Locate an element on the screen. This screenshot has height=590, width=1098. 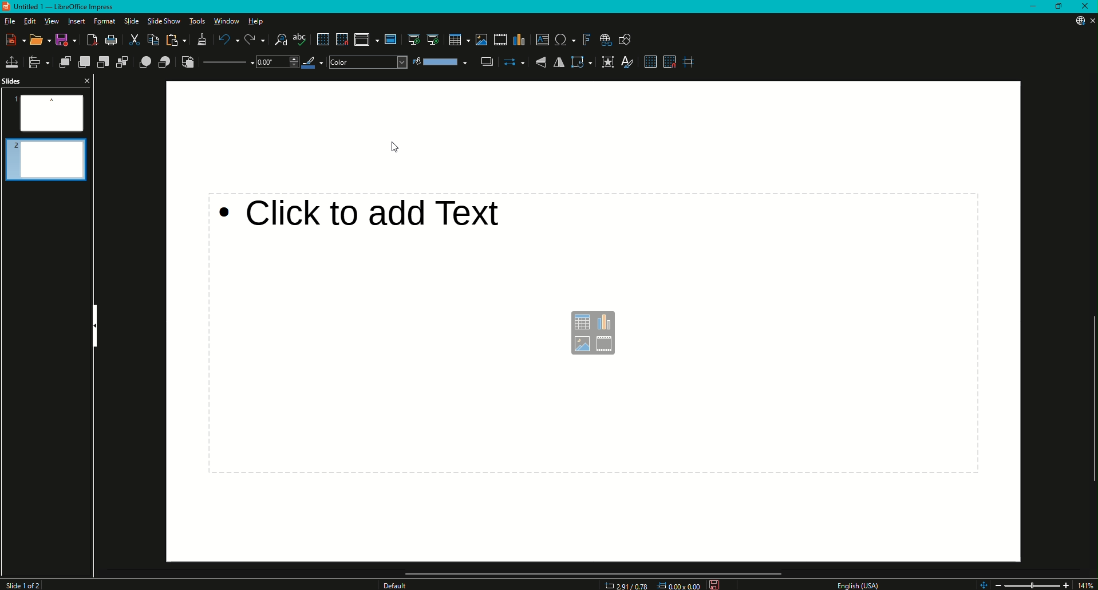
Scroll is located at coordinates (591, 571).